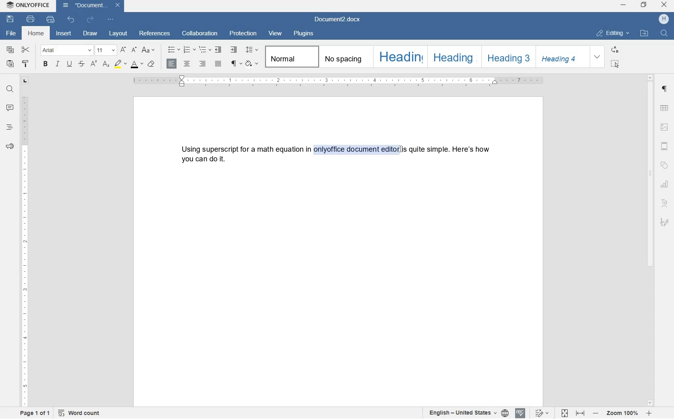  Describe the element at coordinates (664, 20) in the screenshot. I see `HP` at that location.